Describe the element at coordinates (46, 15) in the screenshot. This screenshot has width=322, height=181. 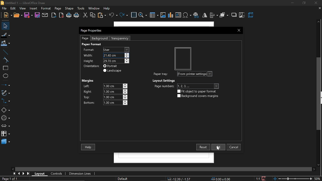
I see `attach` at that location.